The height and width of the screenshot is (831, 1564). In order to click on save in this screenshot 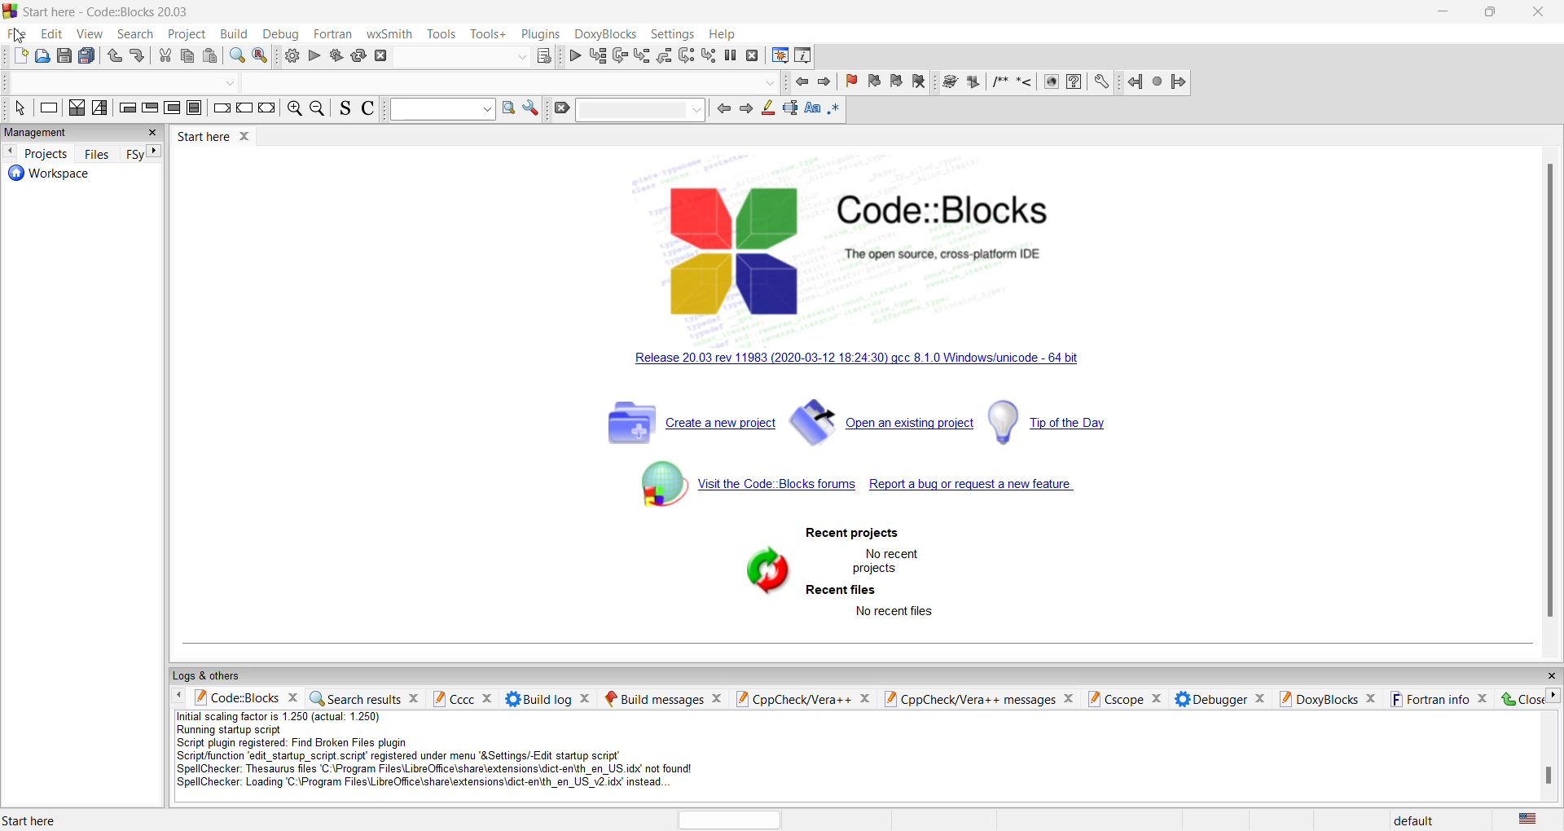, I will do `click(64, 55)`.